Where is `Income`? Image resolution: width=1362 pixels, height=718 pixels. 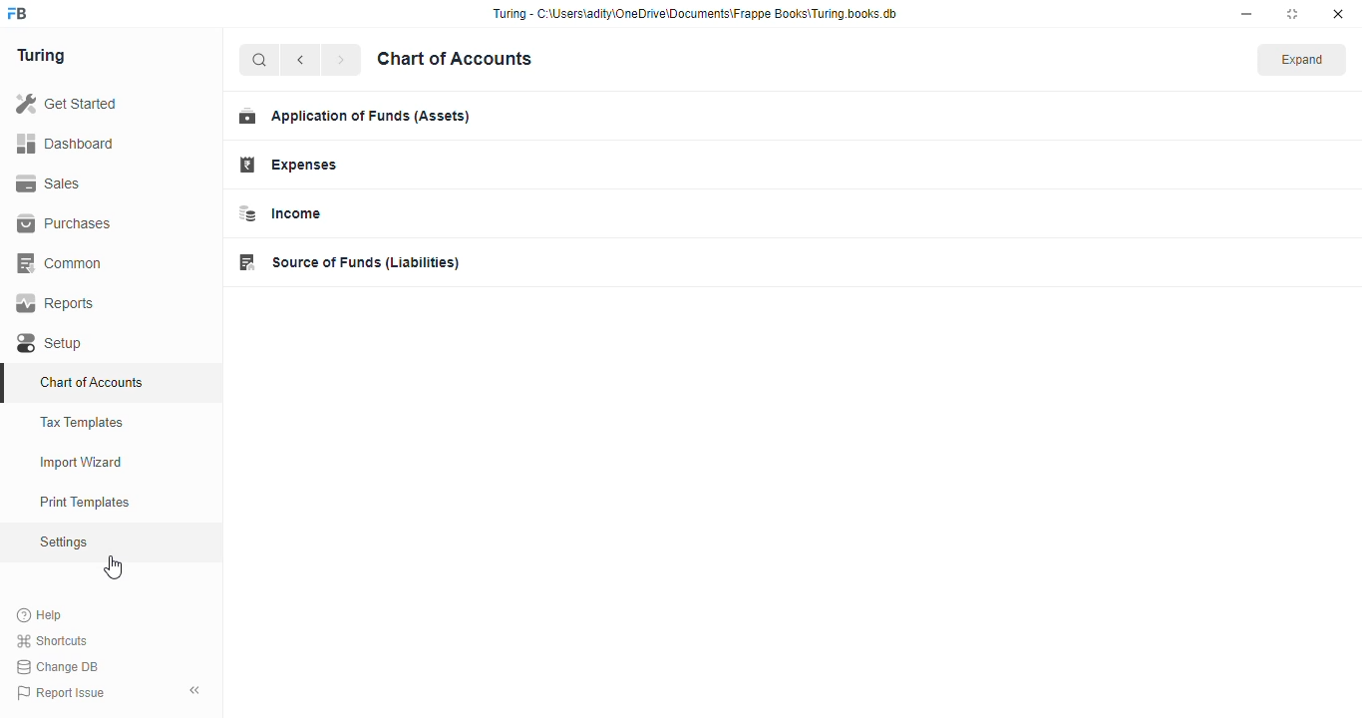 Income is located at coordinates (562, 215).